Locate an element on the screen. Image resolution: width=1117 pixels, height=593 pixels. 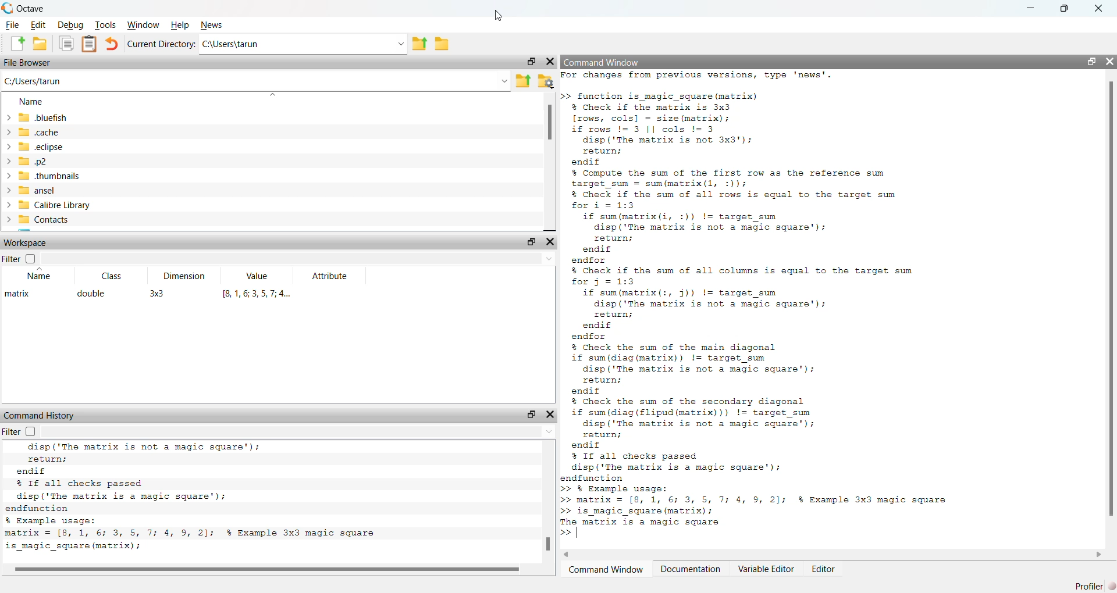
3x3 is located at coordinates (157, 295).